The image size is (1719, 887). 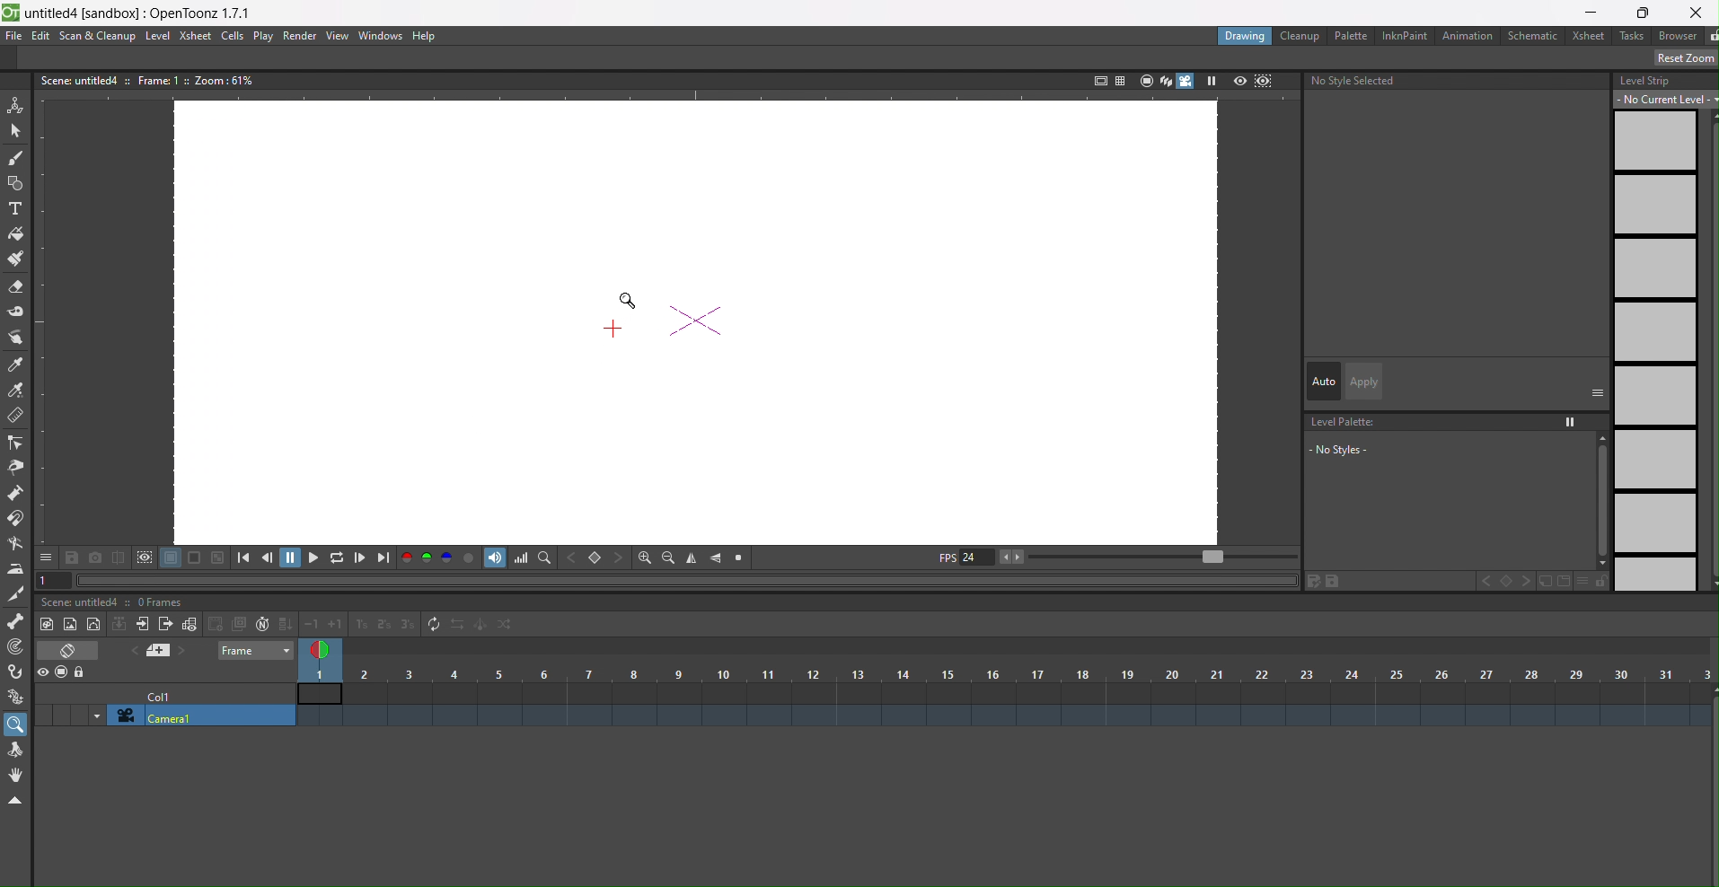 What do you see at coordinates (15, 259) in the screenshot?
I see `paint brush tool` at bounding box center [15, 259].